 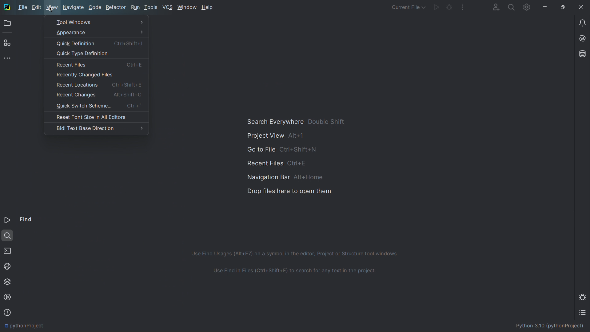 What do you see at coordinates (8, 298) in the screenshot?
I see `Services` at bounding box center [8, 298].